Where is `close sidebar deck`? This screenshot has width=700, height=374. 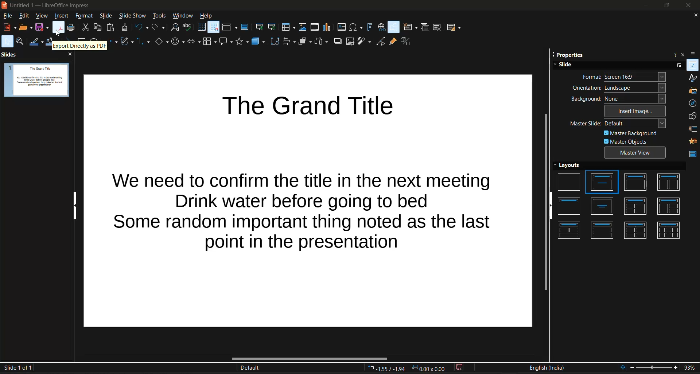 close sidebar deck is located at coordinates (685, 54).